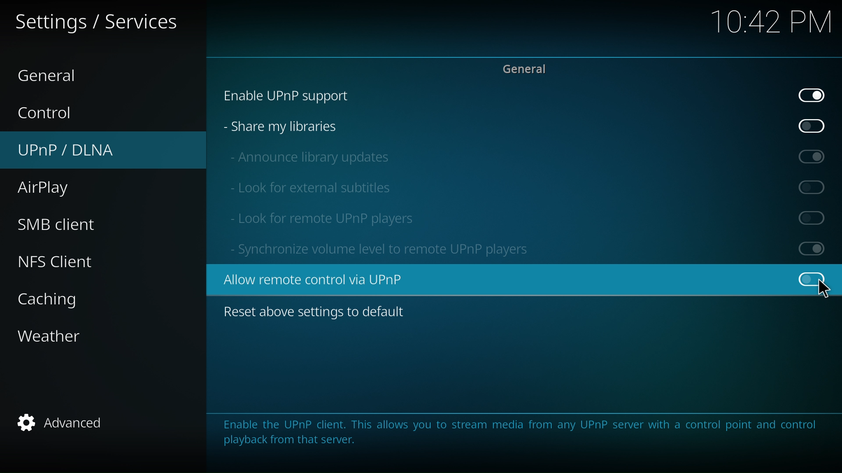 The width and height of the screenshot is (842, 473). What do you see at coordinates (44, 188) in the screenshot?
I see `airplay` at bounding box center [44, 188].